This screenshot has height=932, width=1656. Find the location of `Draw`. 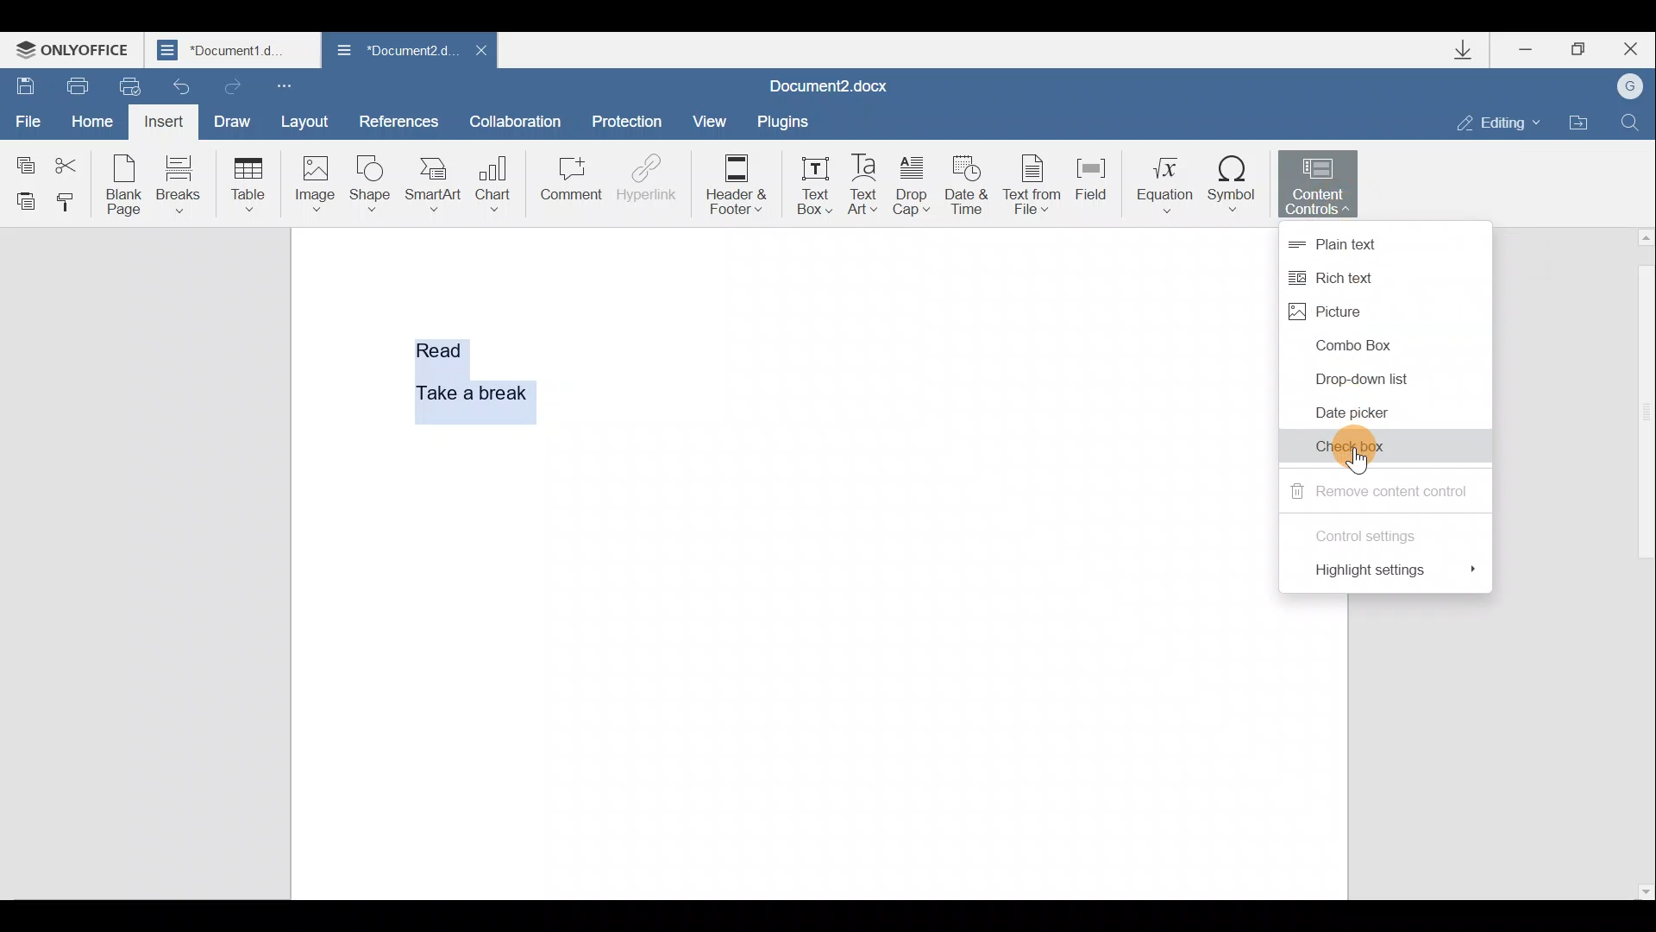

Draw is located at coordinates (235, 120).